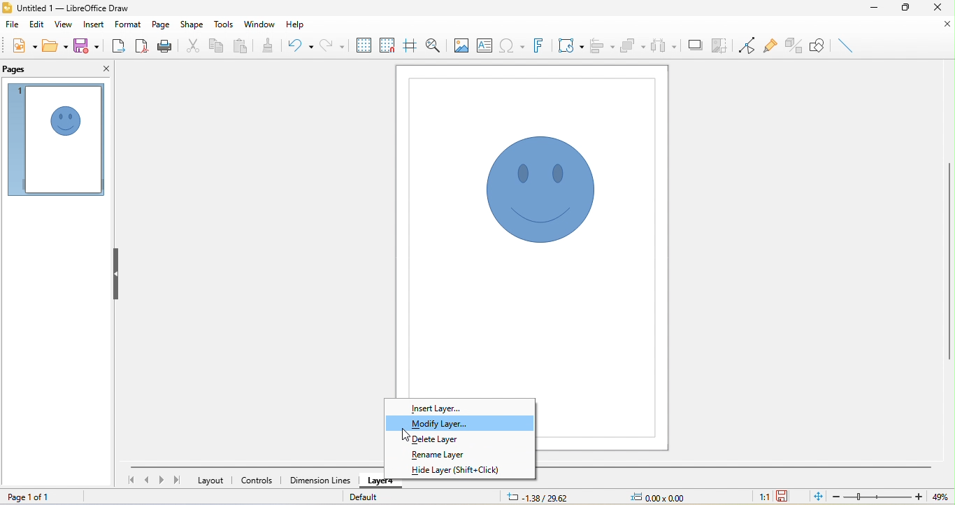 This screenshot has height=505, width=955. I want to click on print, so click(165, 45).